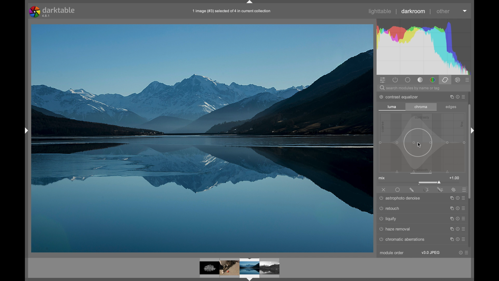  Describe the element at coordinates (465, 11) in the screenshot. I see `dropdown` at that location.